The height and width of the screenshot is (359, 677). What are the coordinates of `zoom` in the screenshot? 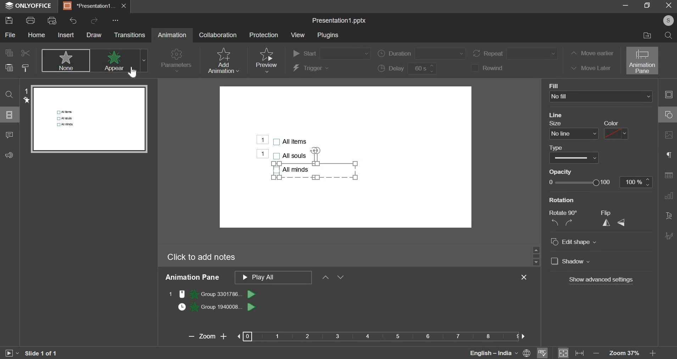 It's located at (630, 353).